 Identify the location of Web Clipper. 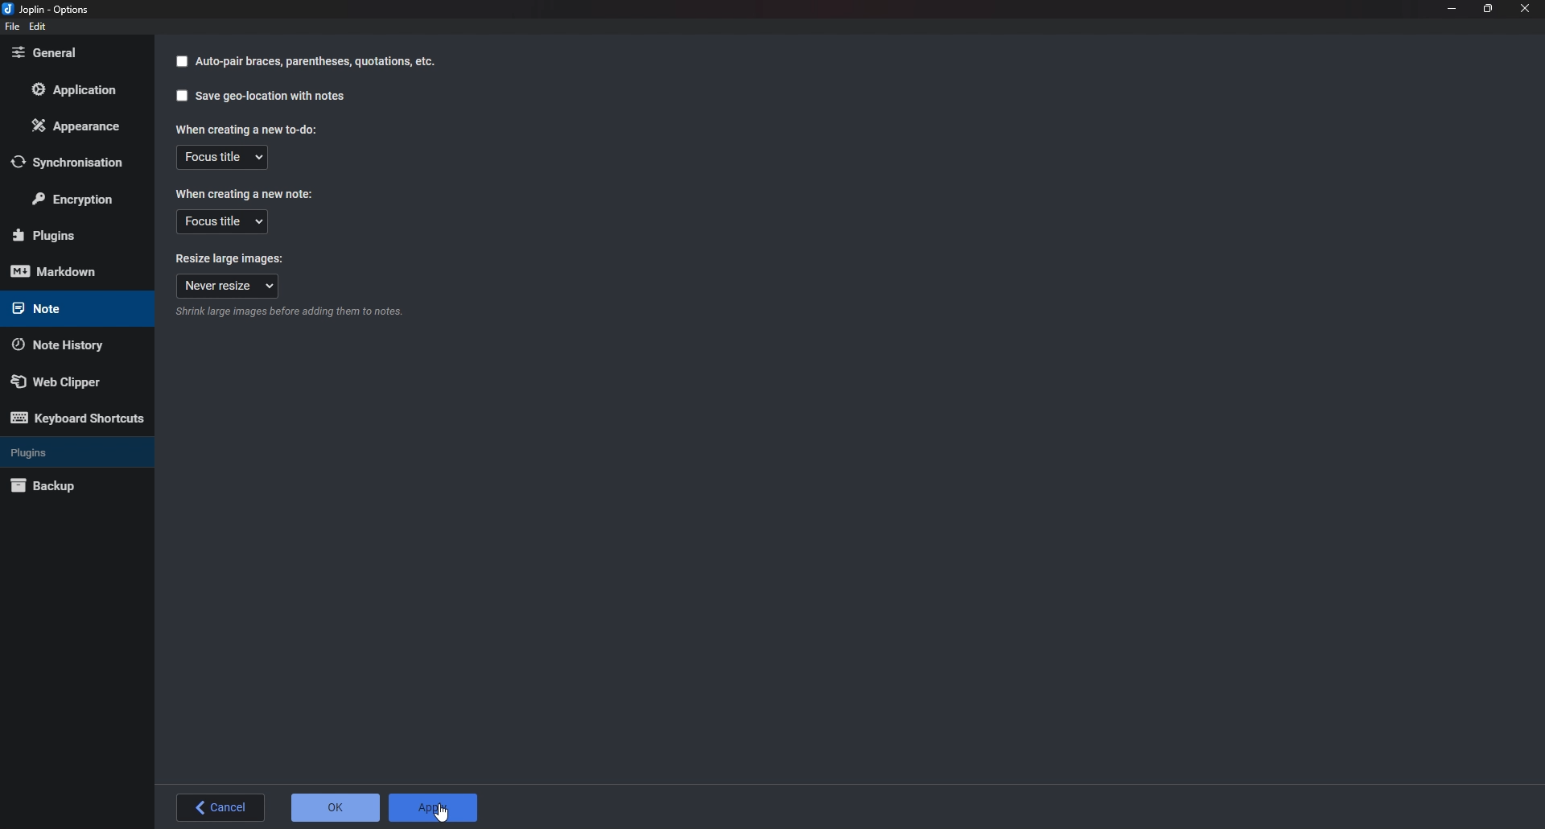
(75, 379).